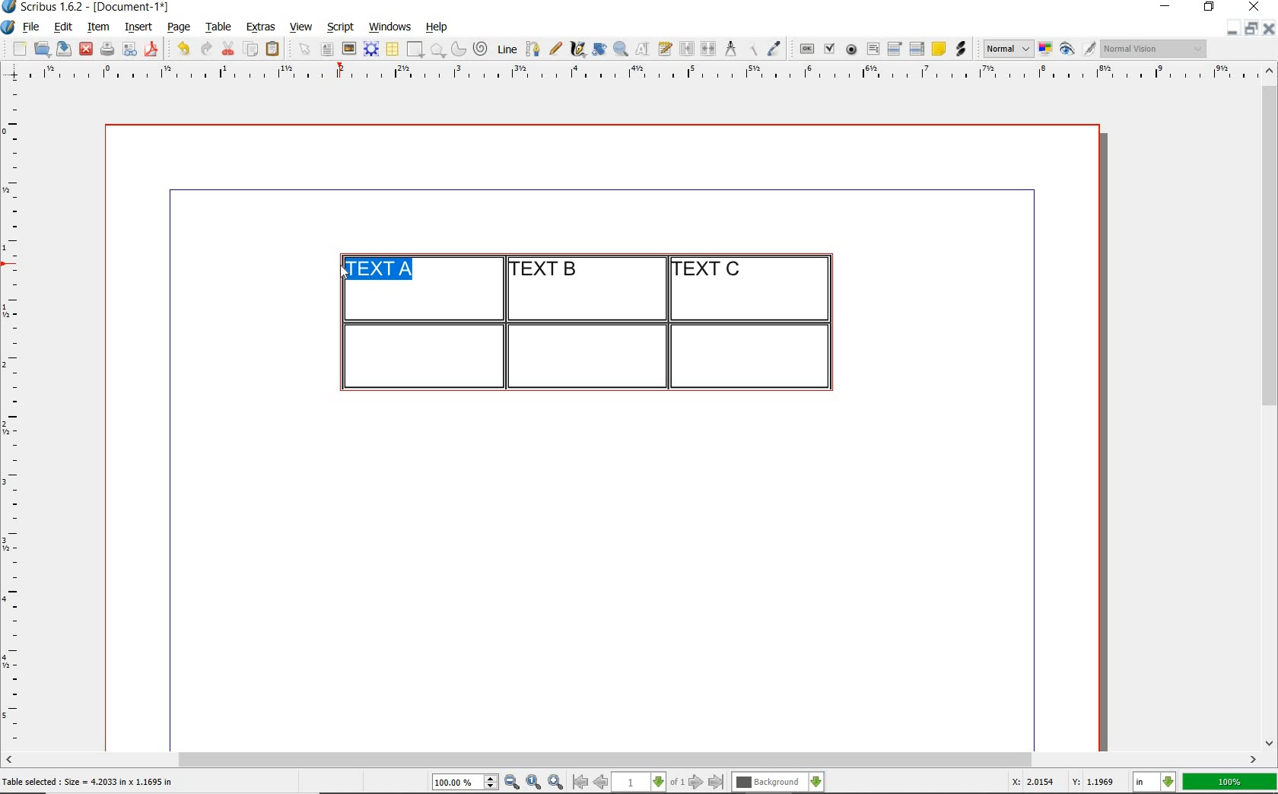 The width and height of the screenshot is (1278, 794). What do you see at coordinates (708, 49) in the screenshot?
I see `unlink text frames` at bounding box center [708, 49].